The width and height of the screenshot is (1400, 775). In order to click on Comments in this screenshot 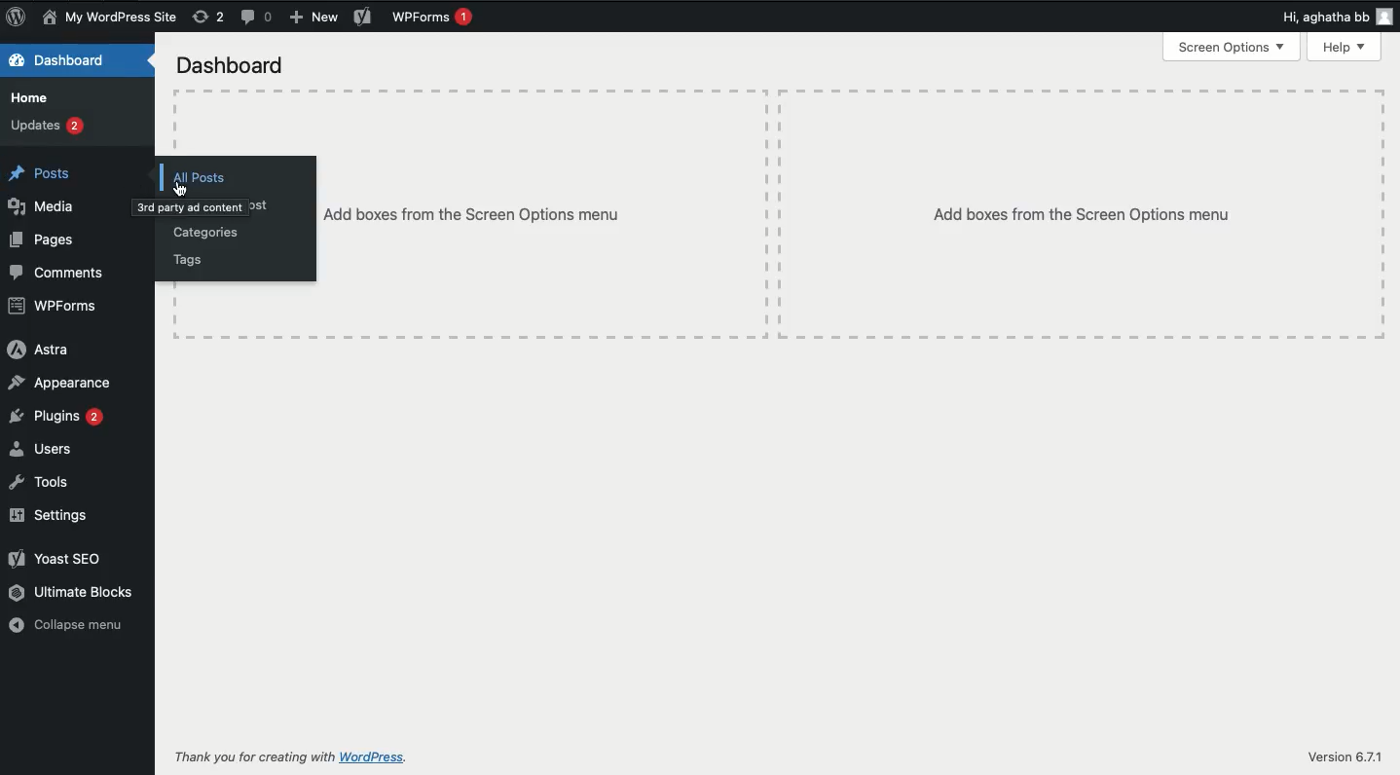, I will do `click(55, 272)`.